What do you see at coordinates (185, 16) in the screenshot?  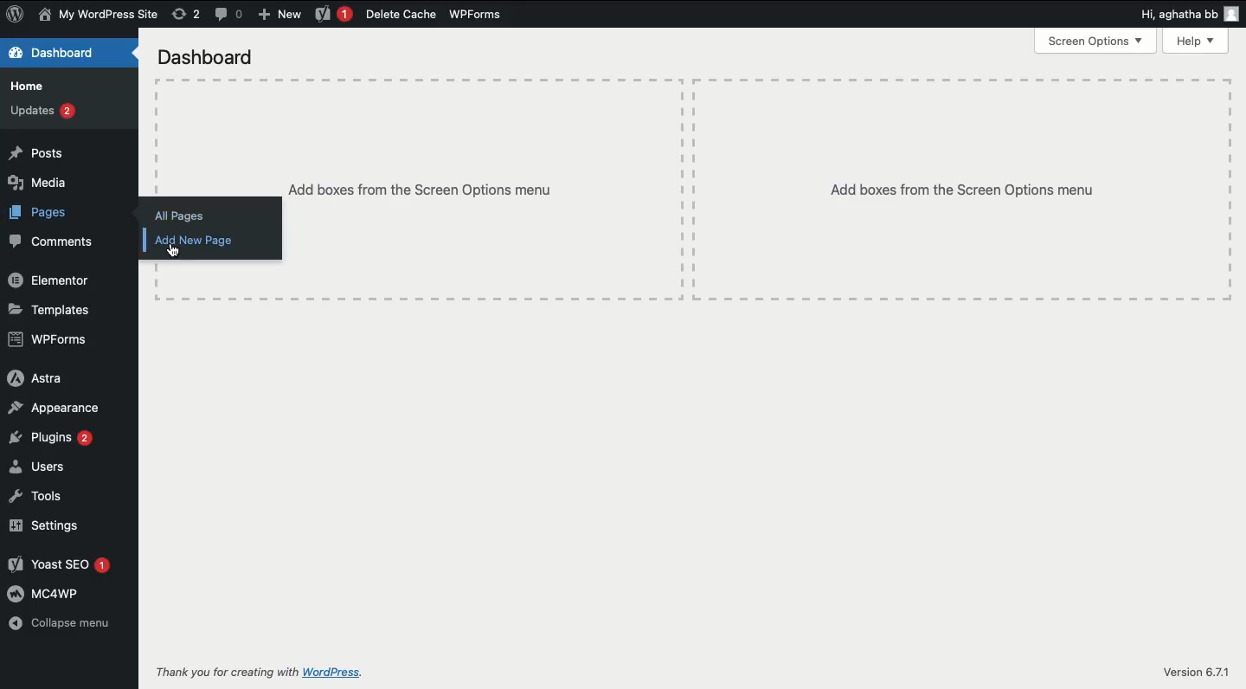 I see `Revision` at bounding box center [185, 16].